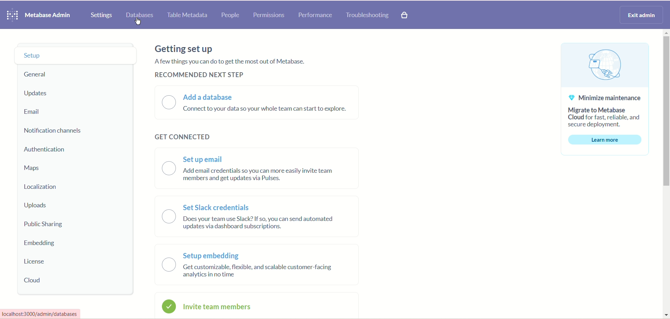  What do you see at coordinates (406, 16) in the screenshot?
I see `paid features` at bounding box center [406, 16].